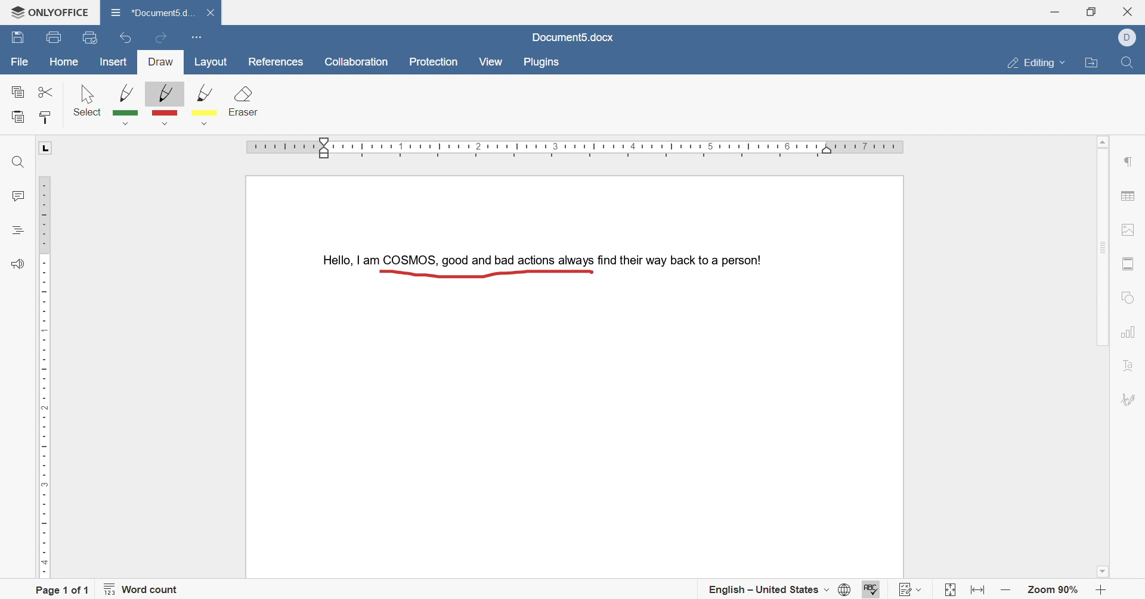 Image resolution: width=1145 pixels, height=599 pixels. Describe the element at coordinates (17, 196) in the screenshot. I see `comments` at that location.